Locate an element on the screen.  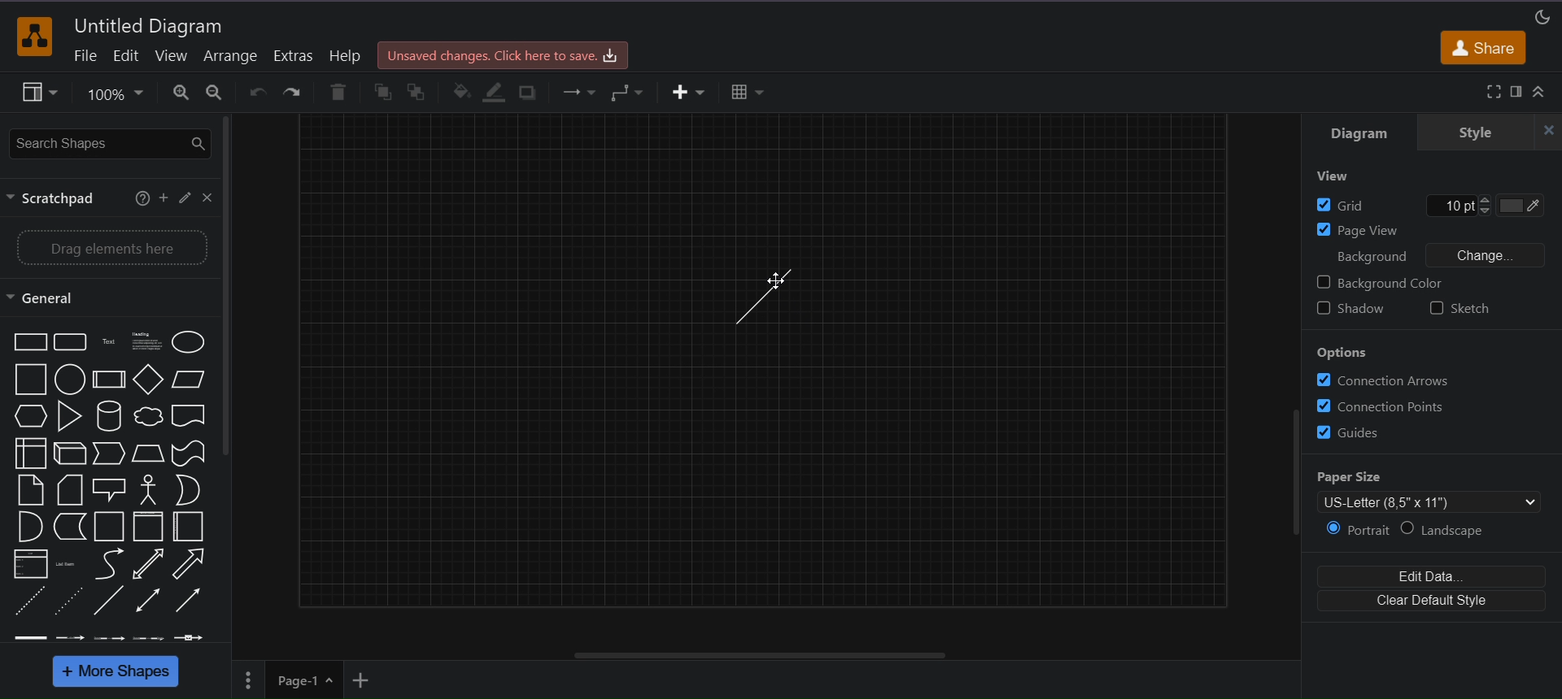
fullscreen is located at coordinates (1491, 91).